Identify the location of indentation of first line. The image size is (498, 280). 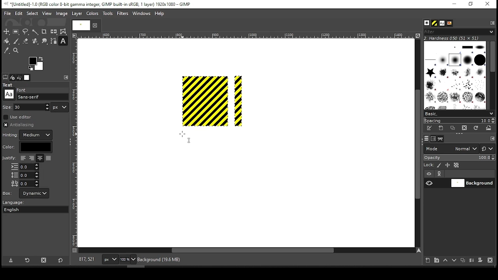
(25, 167).